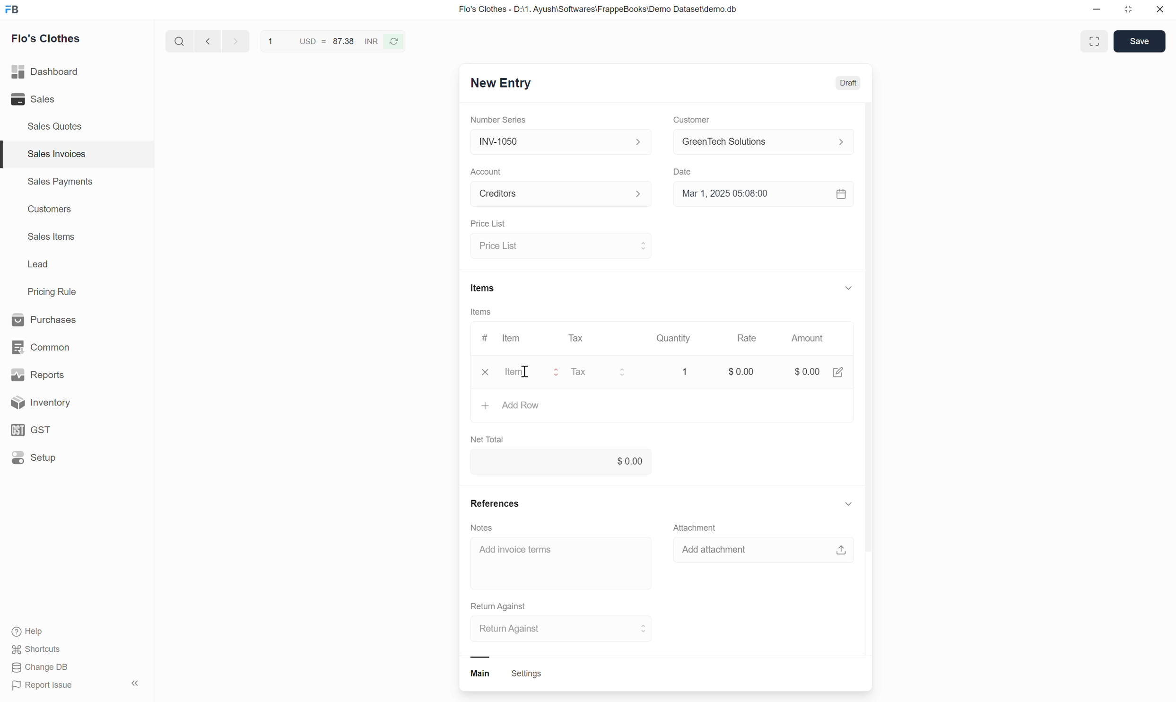  What do you see at coordinates (748, 339) in the screenshot?
I see `Rate` at bounding box center [748, 339].